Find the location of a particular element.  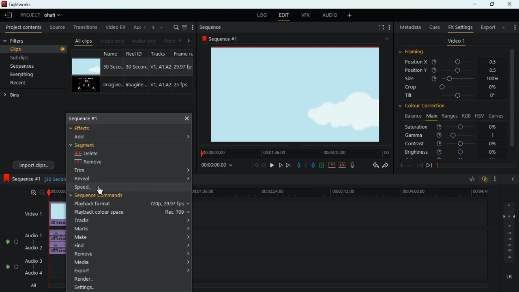

mic is located at coordinates (351, 165).